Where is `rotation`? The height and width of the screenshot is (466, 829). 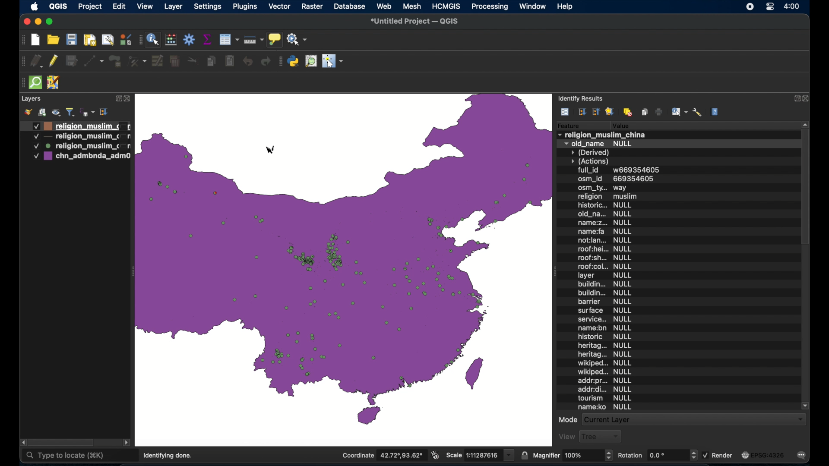
rotation is located at coordinates (657, 455).